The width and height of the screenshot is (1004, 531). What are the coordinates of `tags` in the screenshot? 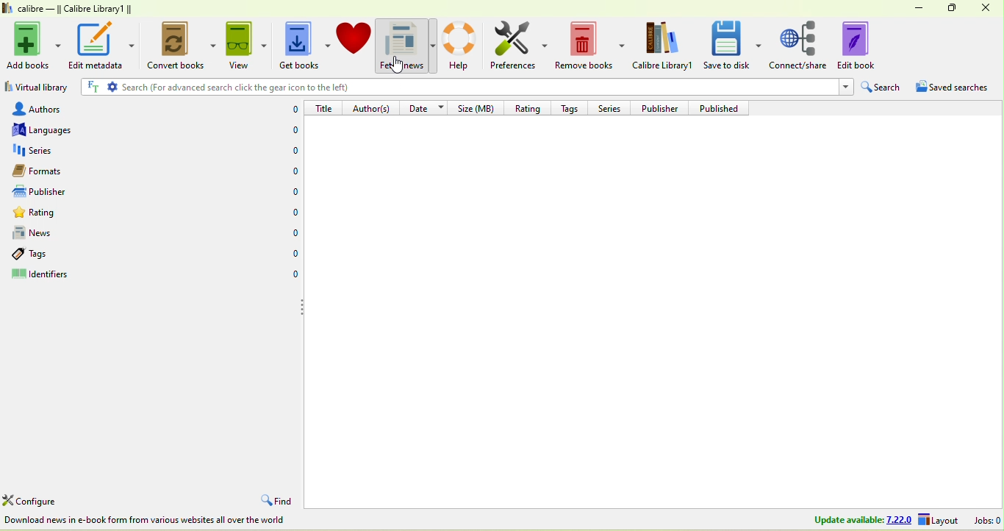 It's located at (571, 107).